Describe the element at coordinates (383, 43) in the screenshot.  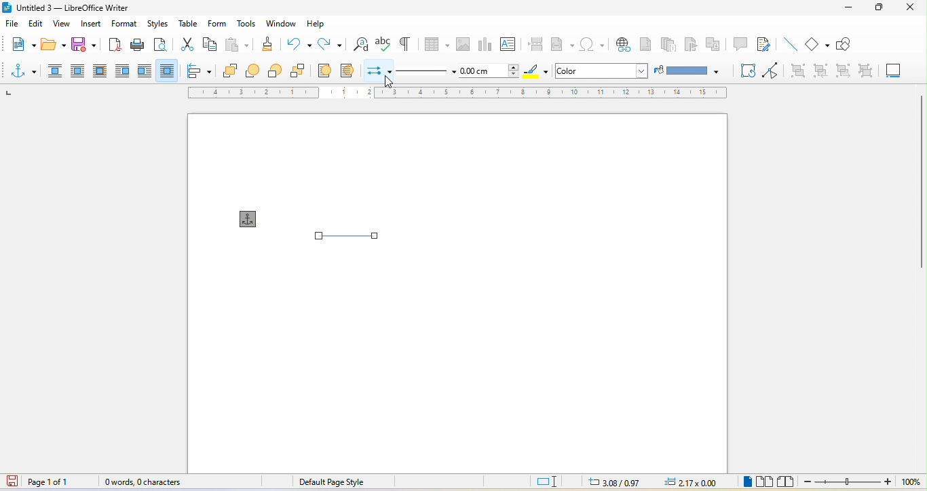
I see `spelling` at that location.